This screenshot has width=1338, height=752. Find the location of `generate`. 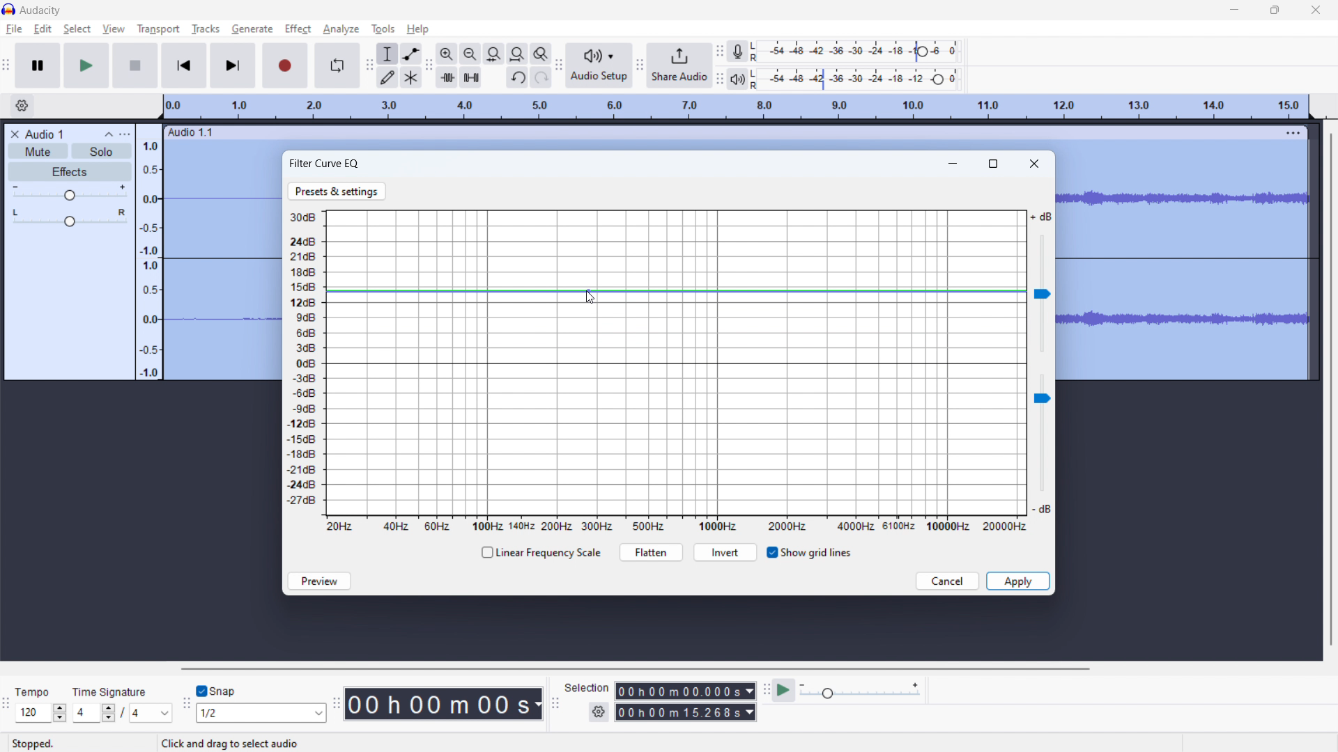

generate is located at coordinates (252, 29).